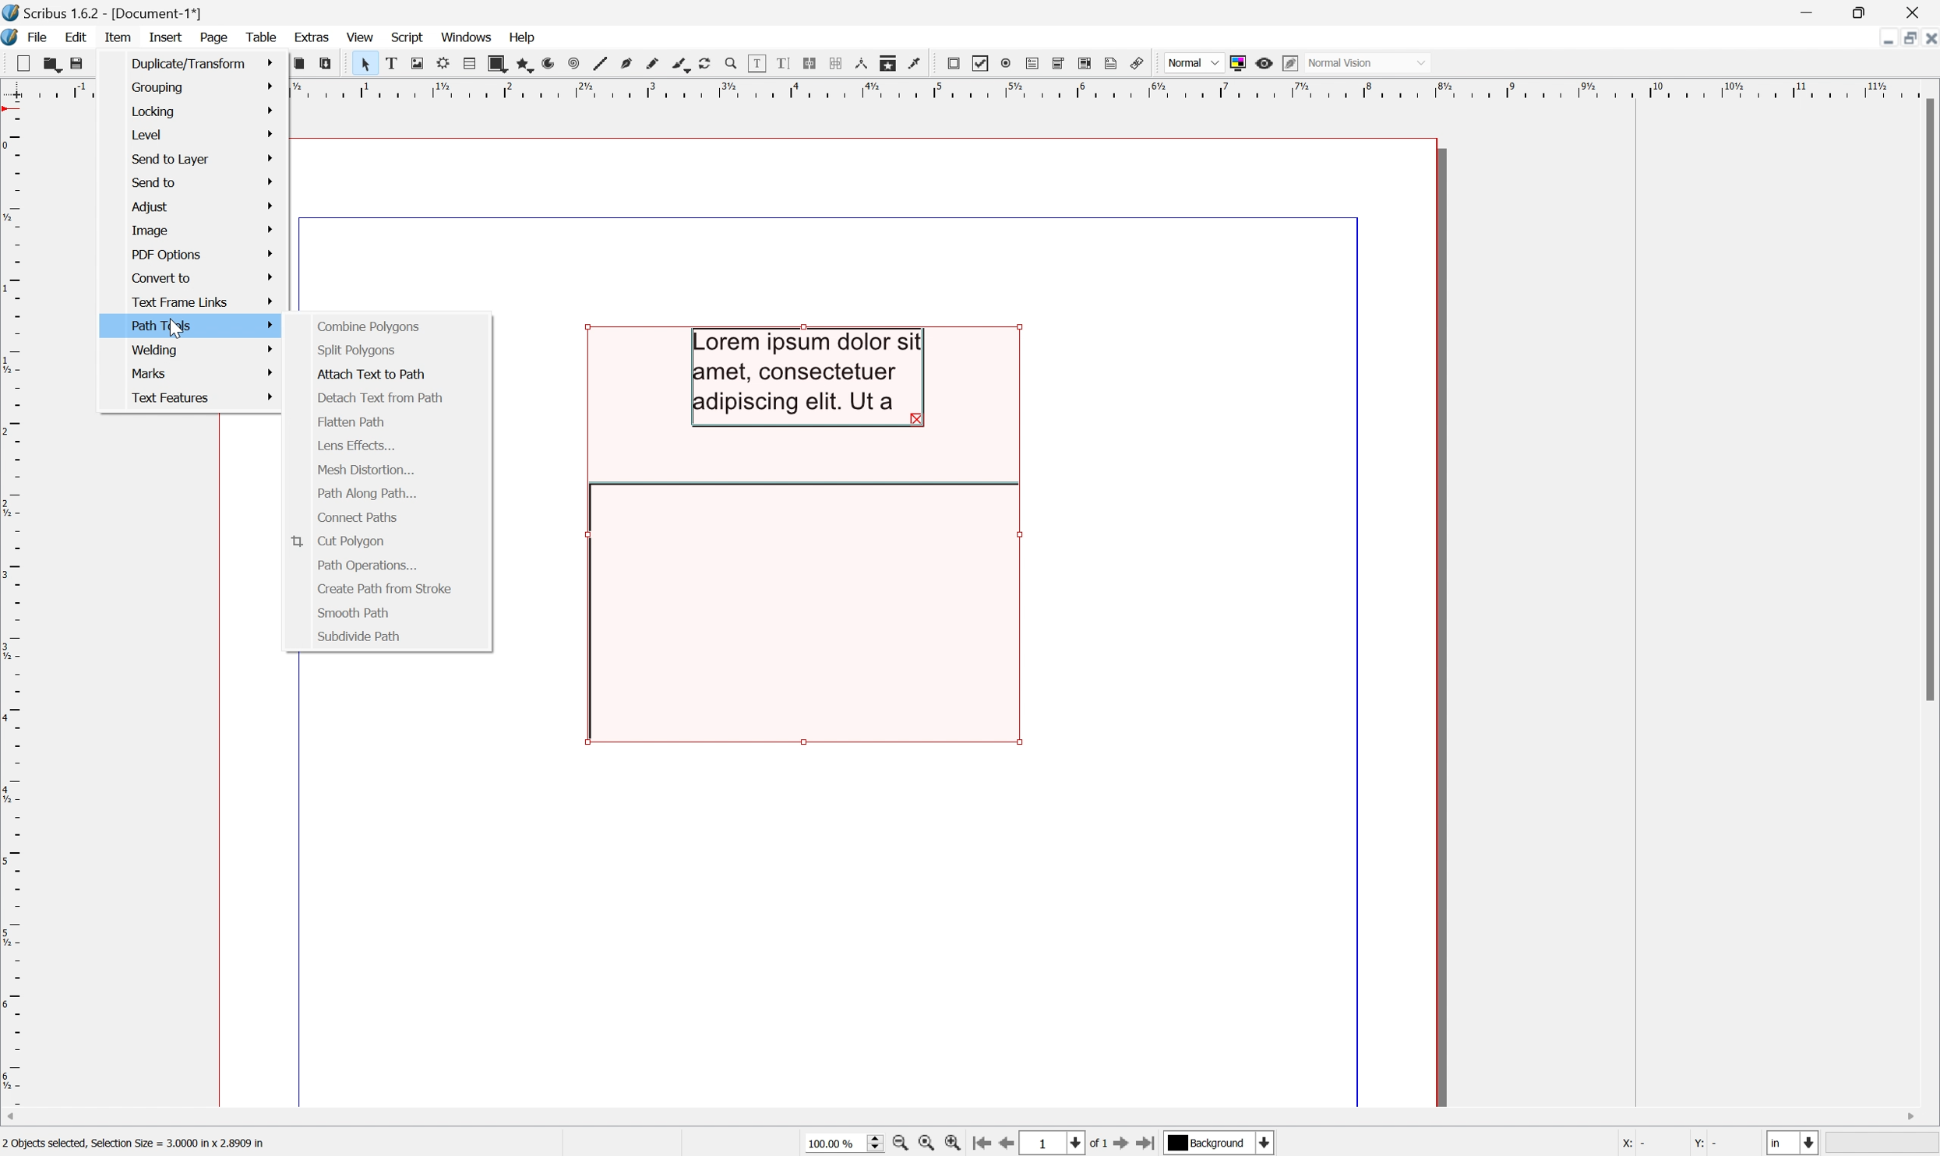 Image resolution: width=1940 pixels, height=1156 pixels. I want to click on Copy, so click(300, 63).